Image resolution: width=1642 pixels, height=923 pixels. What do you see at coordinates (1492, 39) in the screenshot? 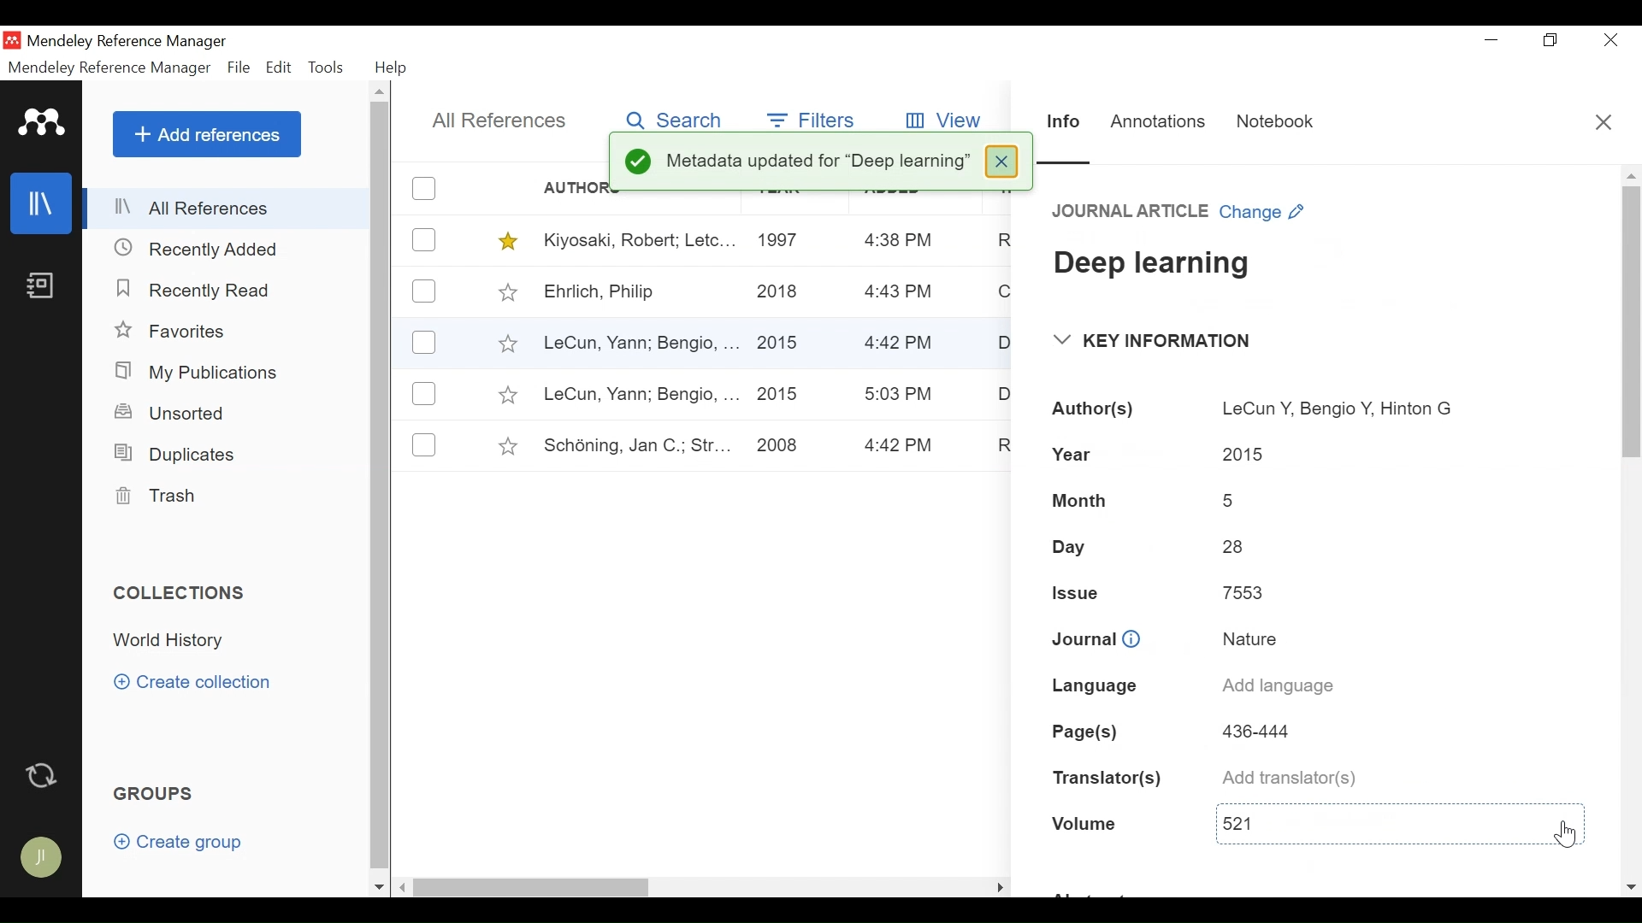
I see `minimize` at bounding box center [1492, 39].